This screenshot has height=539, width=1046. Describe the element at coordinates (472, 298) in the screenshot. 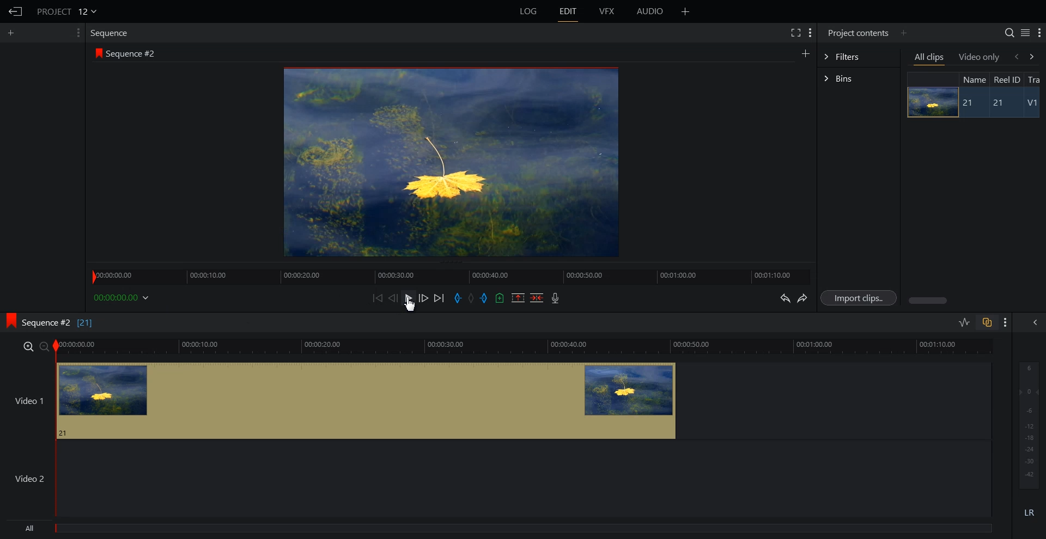

I see `Clear all marks` at that location.